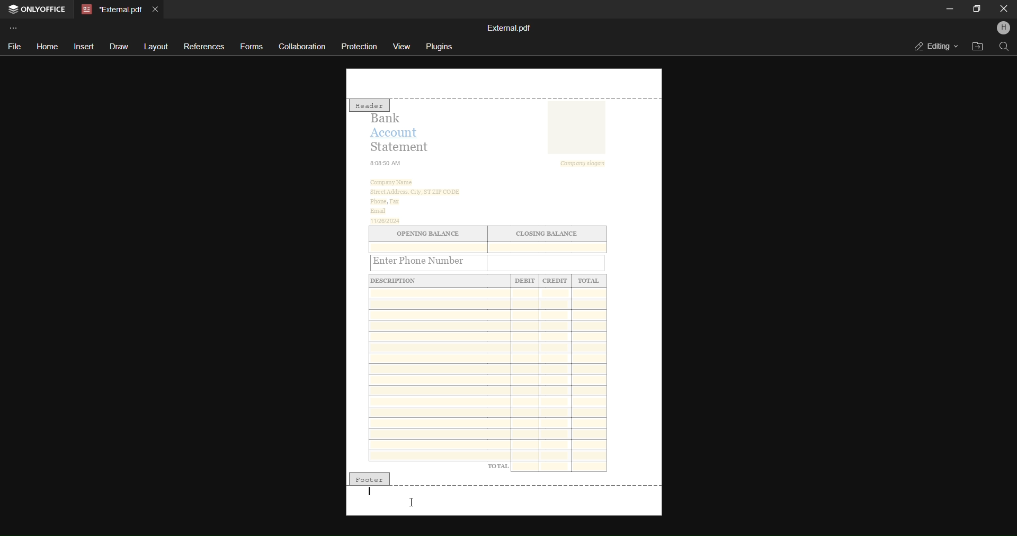 Image resolution: width=1017 pixels, height=536 pixels. What do you see at coordinates (503, 83) in the screenshot?
I see `header section` at bounding box center [503, 83].